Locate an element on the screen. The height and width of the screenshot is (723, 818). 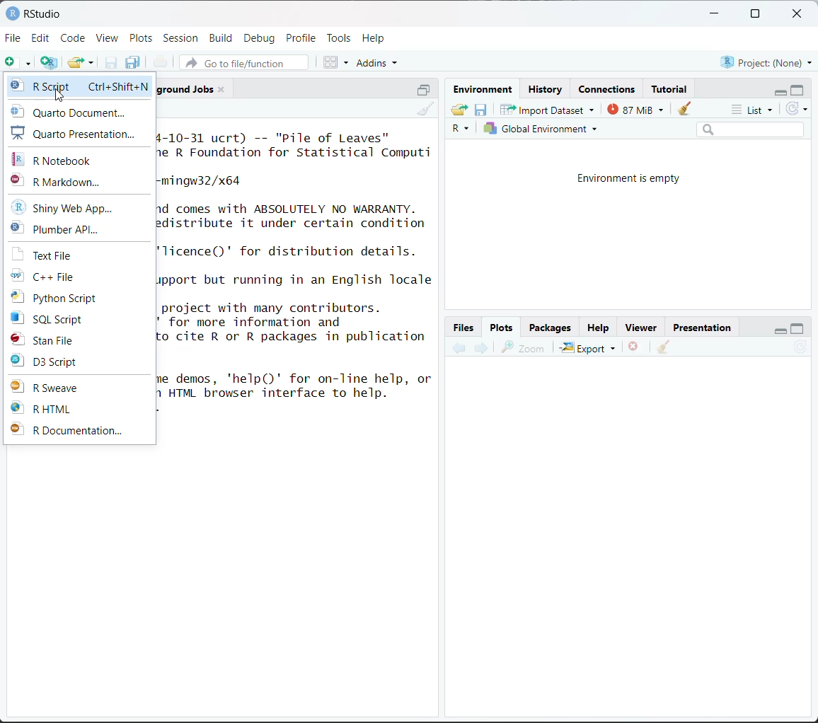
print the current file is located at coordinates (161, 62).